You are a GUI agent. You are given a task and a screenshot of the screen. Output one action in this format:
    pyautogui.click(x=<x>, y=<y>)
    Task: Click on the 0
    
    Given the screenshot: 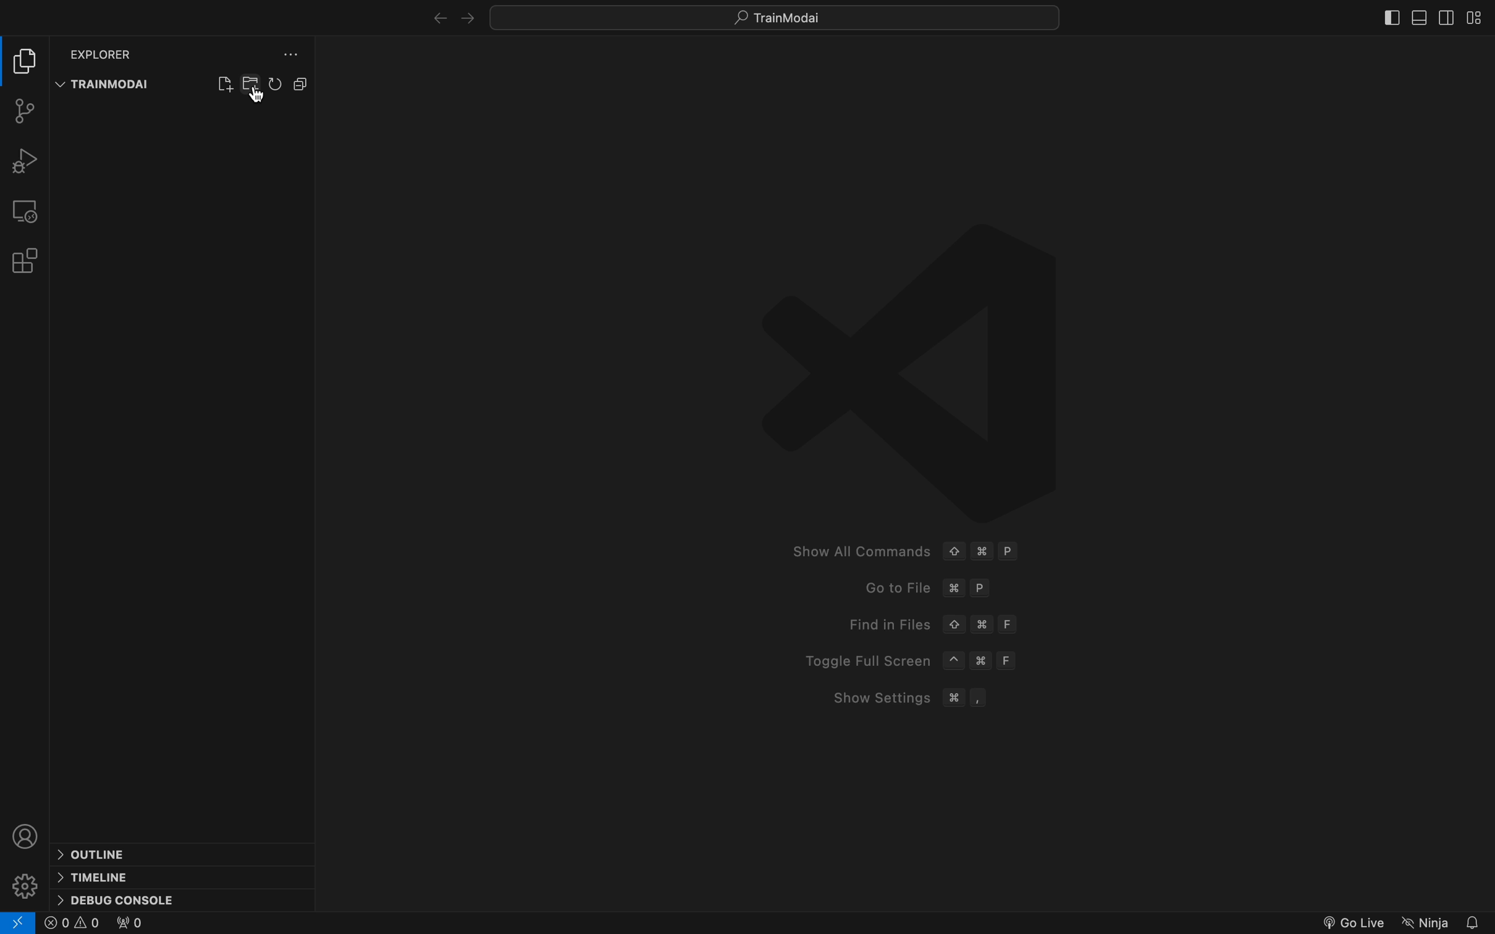 What is the action you would take?
    pyautogui.click(x=72, y=923)
    